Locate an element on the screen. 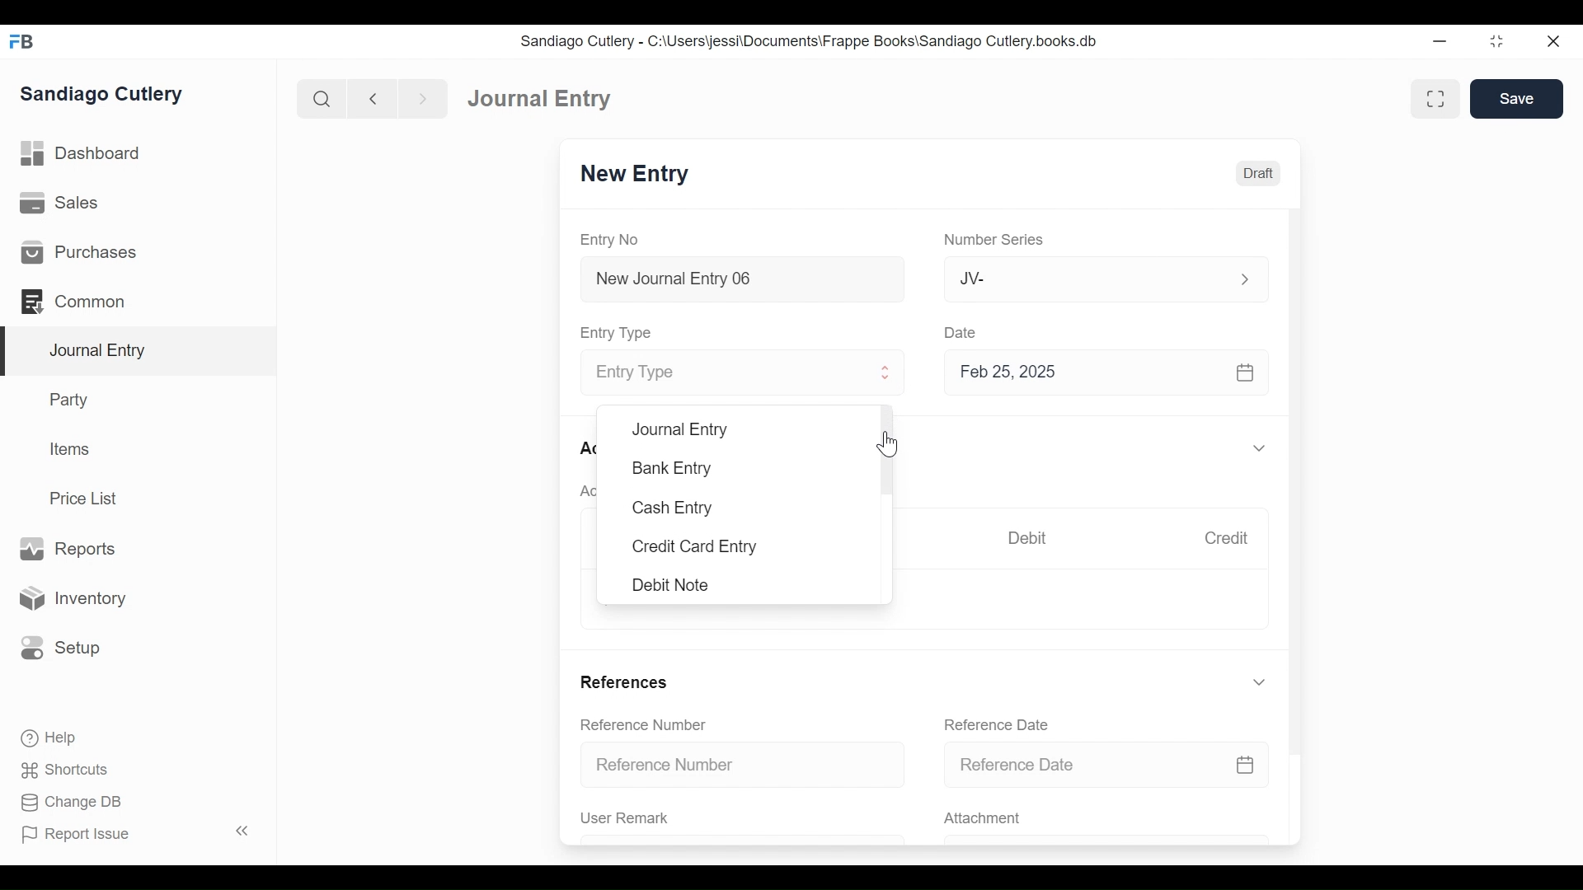 Image resolution: width=1583 pixels, height=890 pixels. Debit is located at coordinates (1027, 538).